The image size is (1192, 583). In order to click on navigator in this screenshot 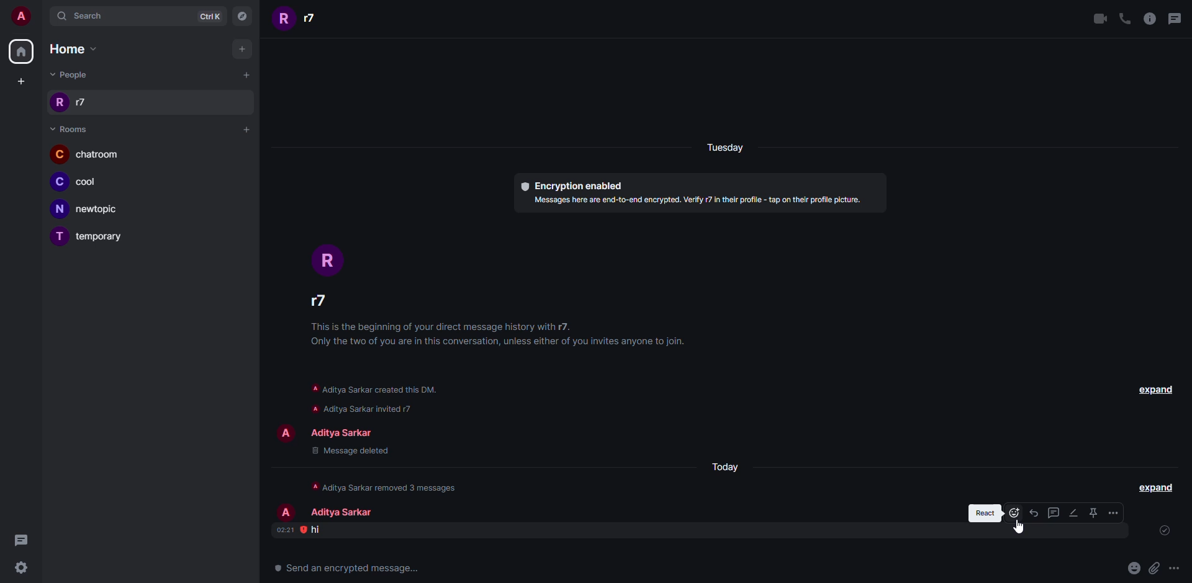, I will do `click(246, 16)`.